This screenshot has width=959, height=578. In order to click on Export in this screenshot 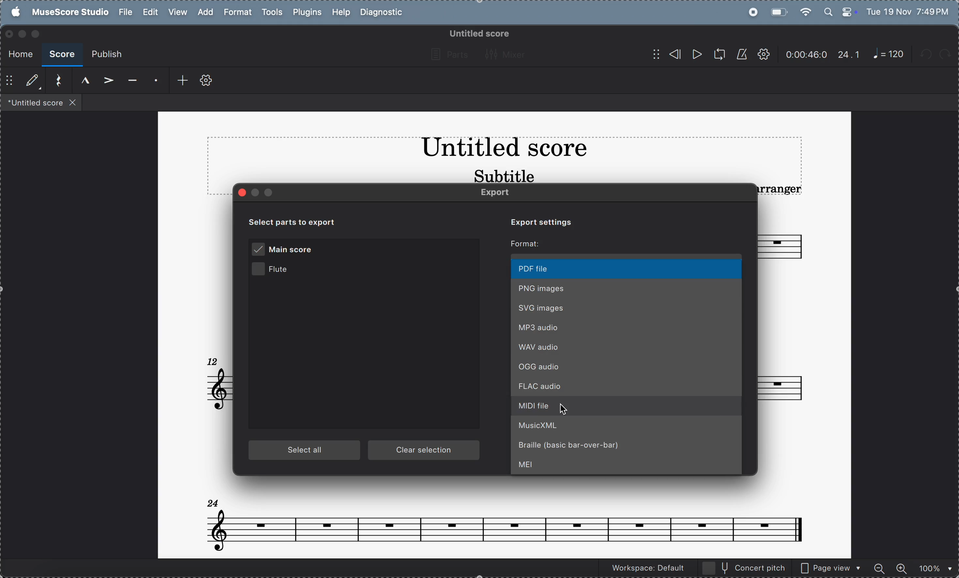, I will do `click(502, 193)`.